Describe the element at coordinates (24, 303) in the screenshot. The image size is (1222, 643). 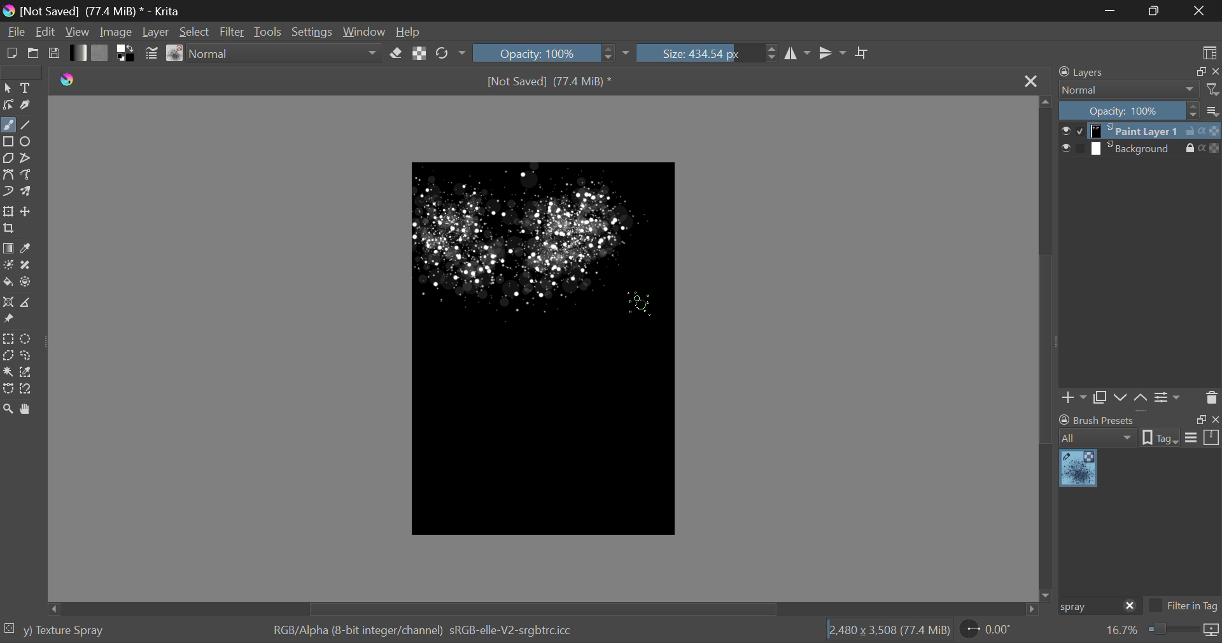
I see `Measurements` at that location.